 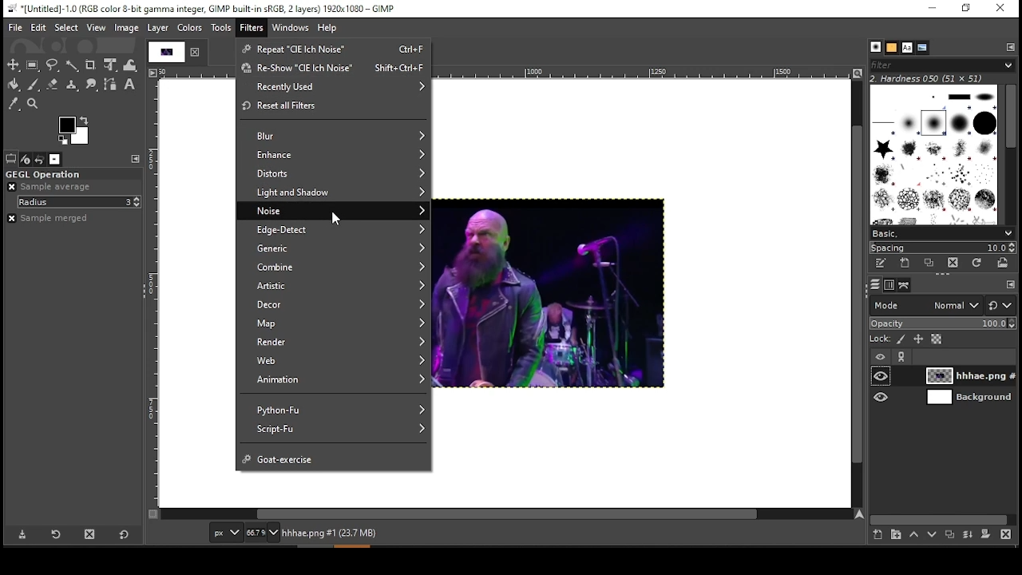 I want to click on new layer, so click(x=876, y=537).